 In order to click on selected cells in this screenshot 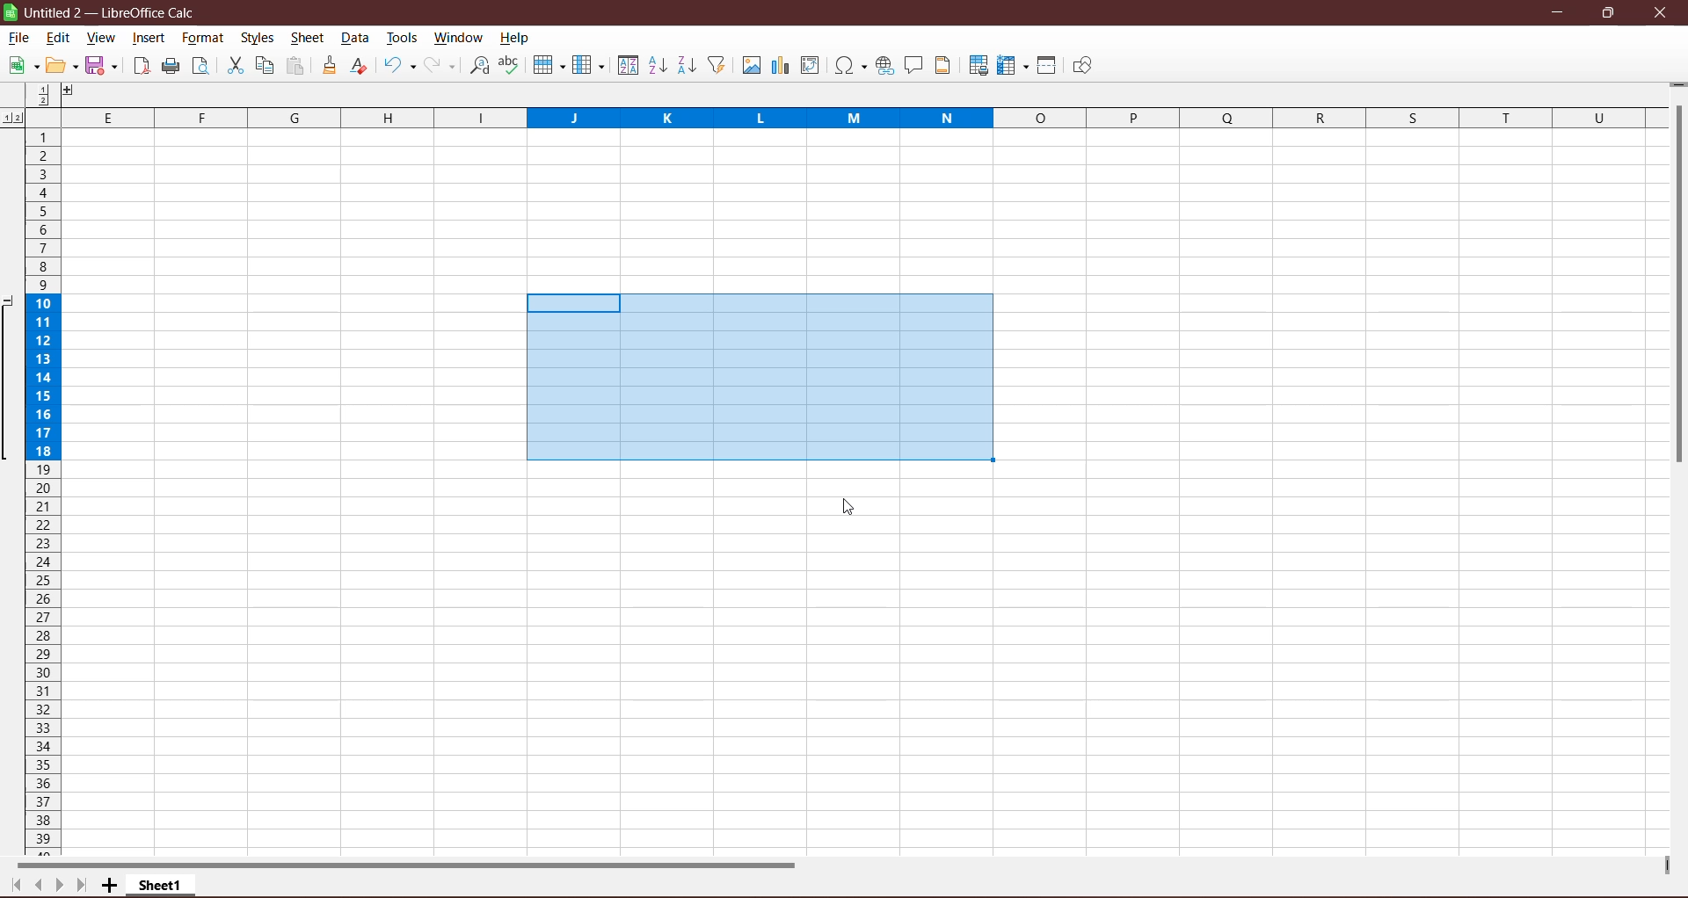, I will do `click(758, 377)`.